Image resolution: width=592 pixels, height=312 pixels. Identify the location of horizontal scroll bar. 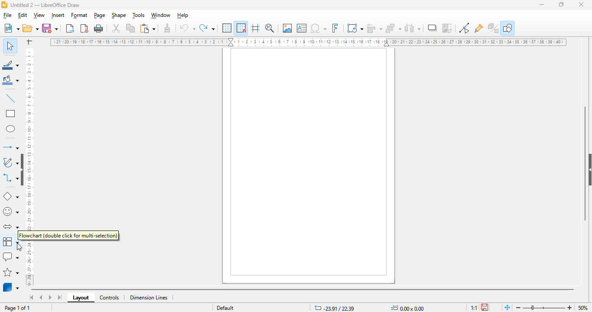
(304, 290).